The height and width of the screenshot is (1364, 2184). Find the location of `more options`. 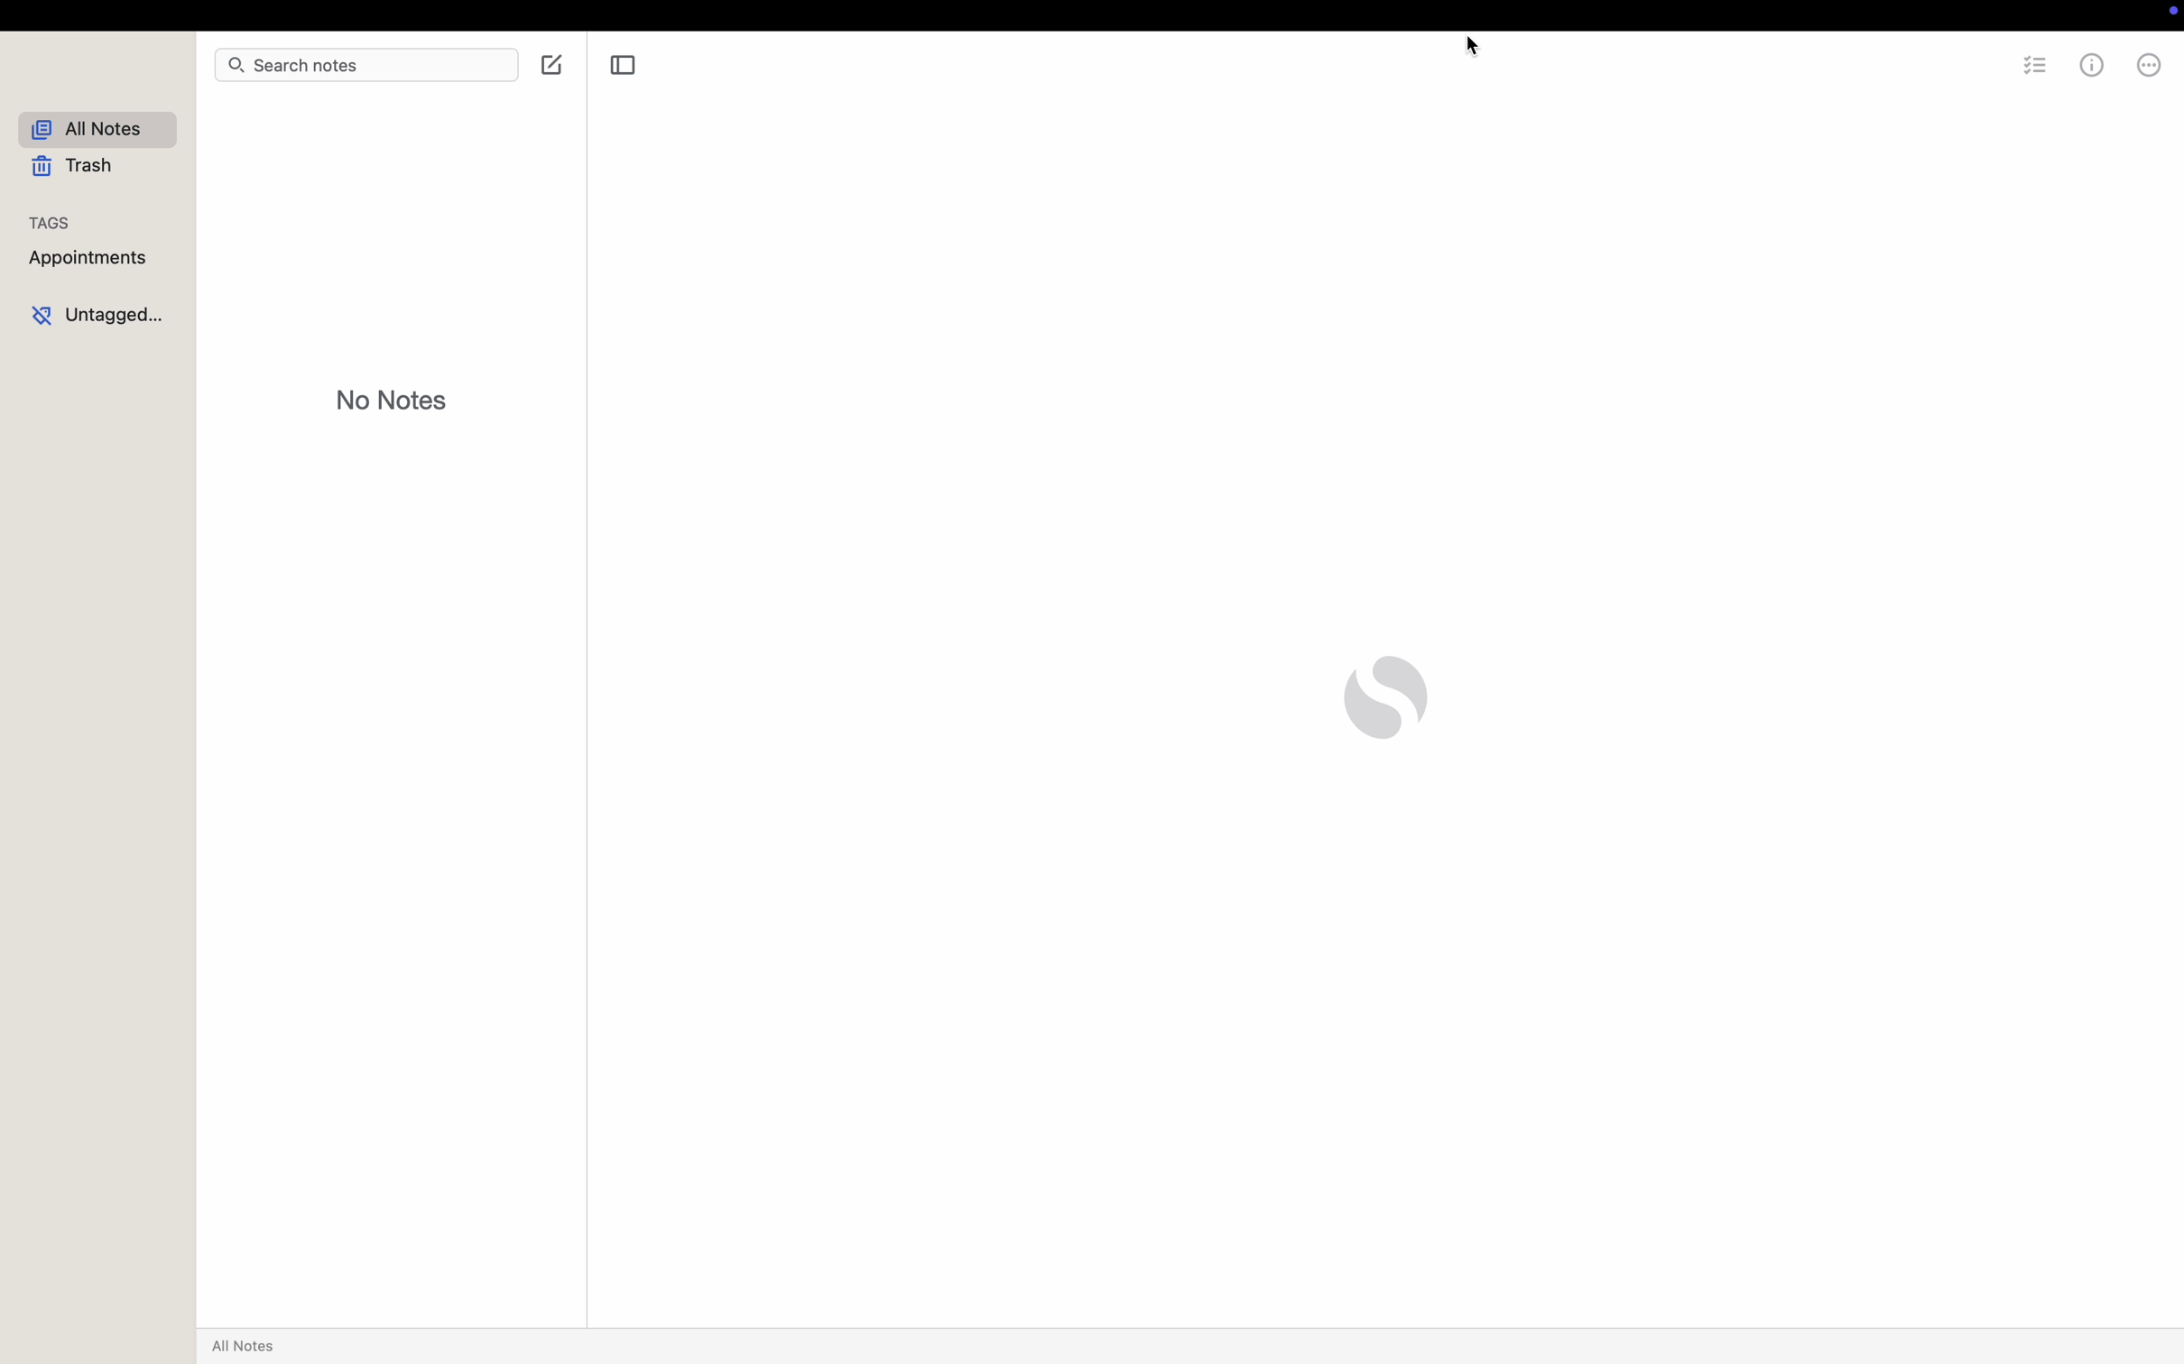

more options is located at coordinates (2147, 69).